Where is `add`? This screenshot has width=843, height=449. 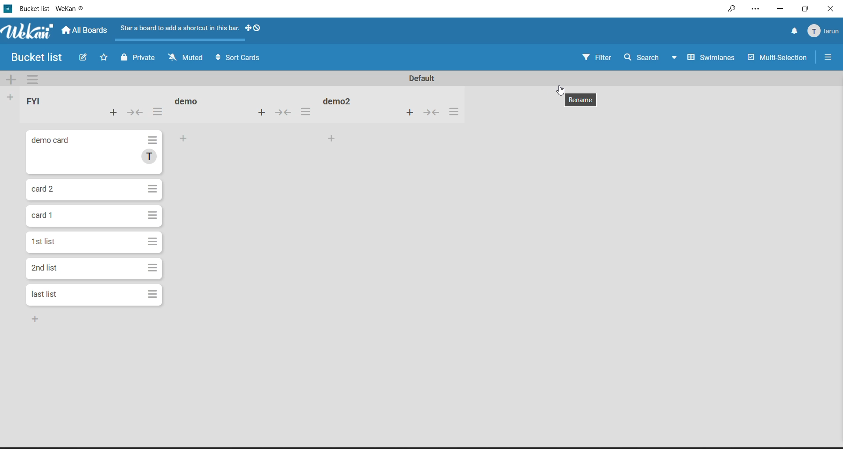 add is located at coordinates (332, 139).